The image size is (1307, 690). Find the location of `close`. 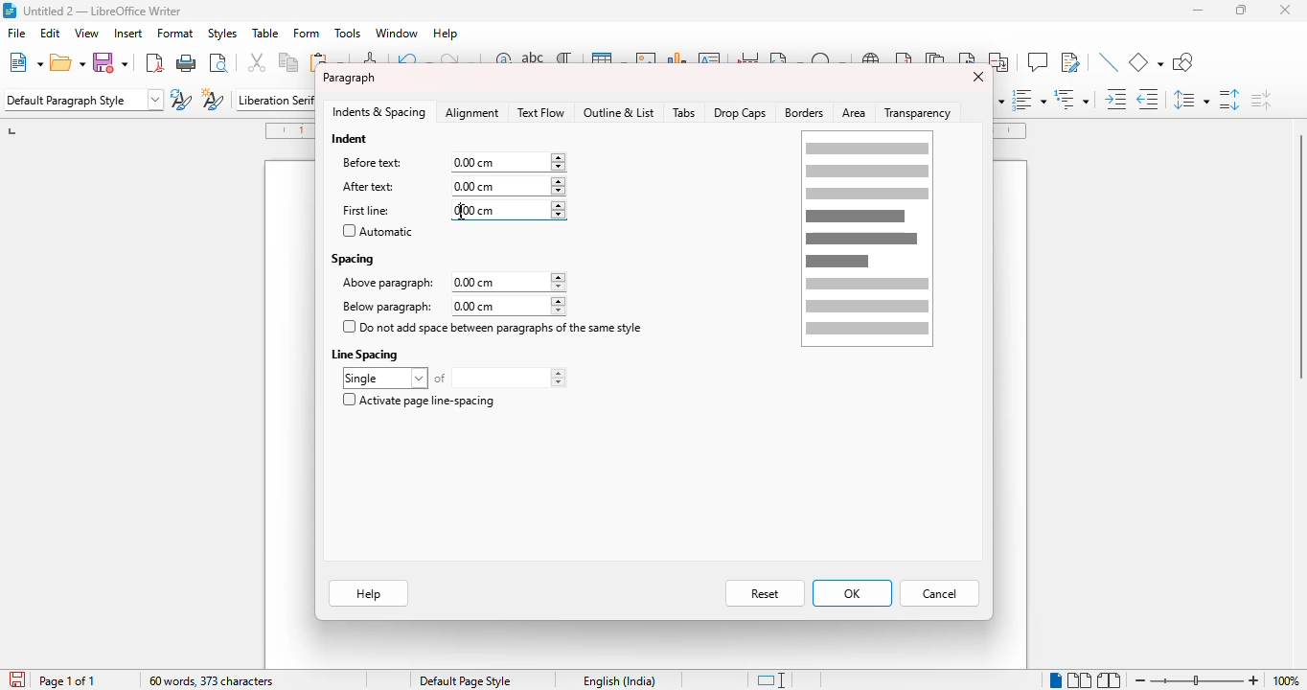

close is located at coordinates (976, 77).